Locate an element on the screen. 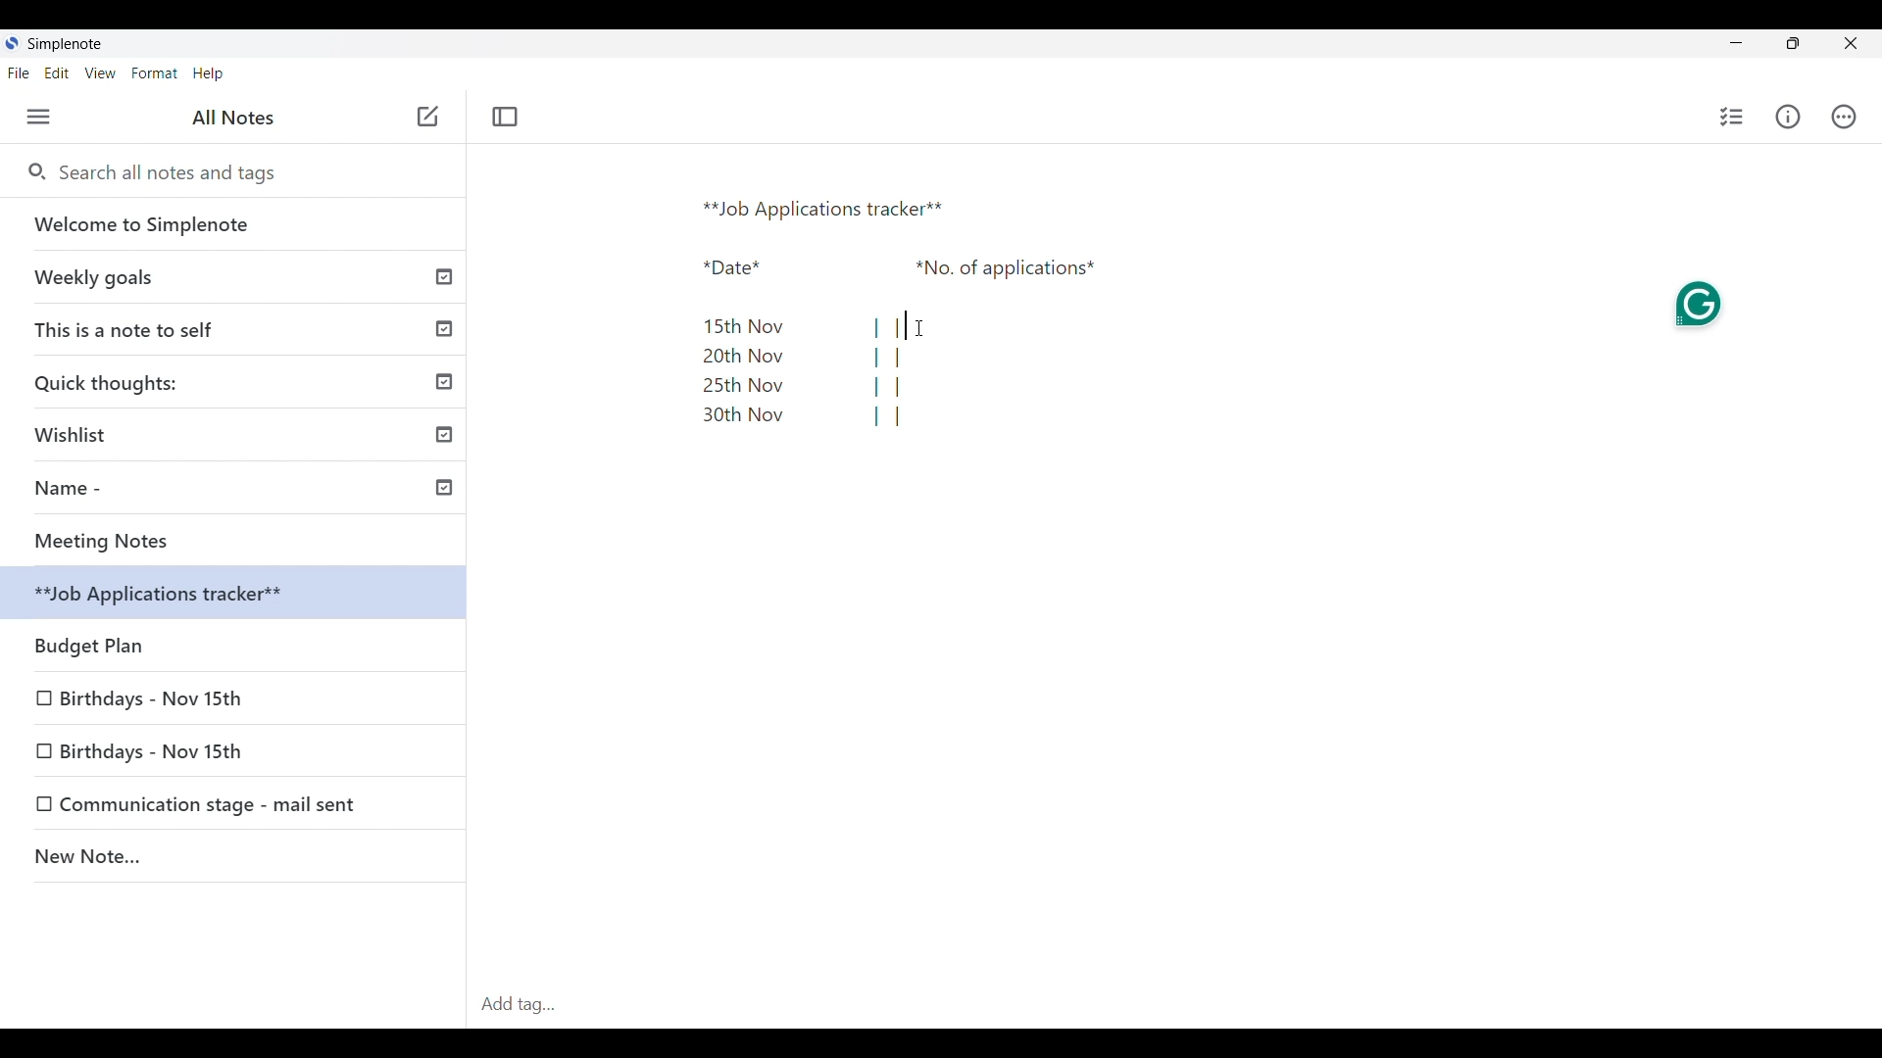  Cursor is located at coordinates (919, 327).